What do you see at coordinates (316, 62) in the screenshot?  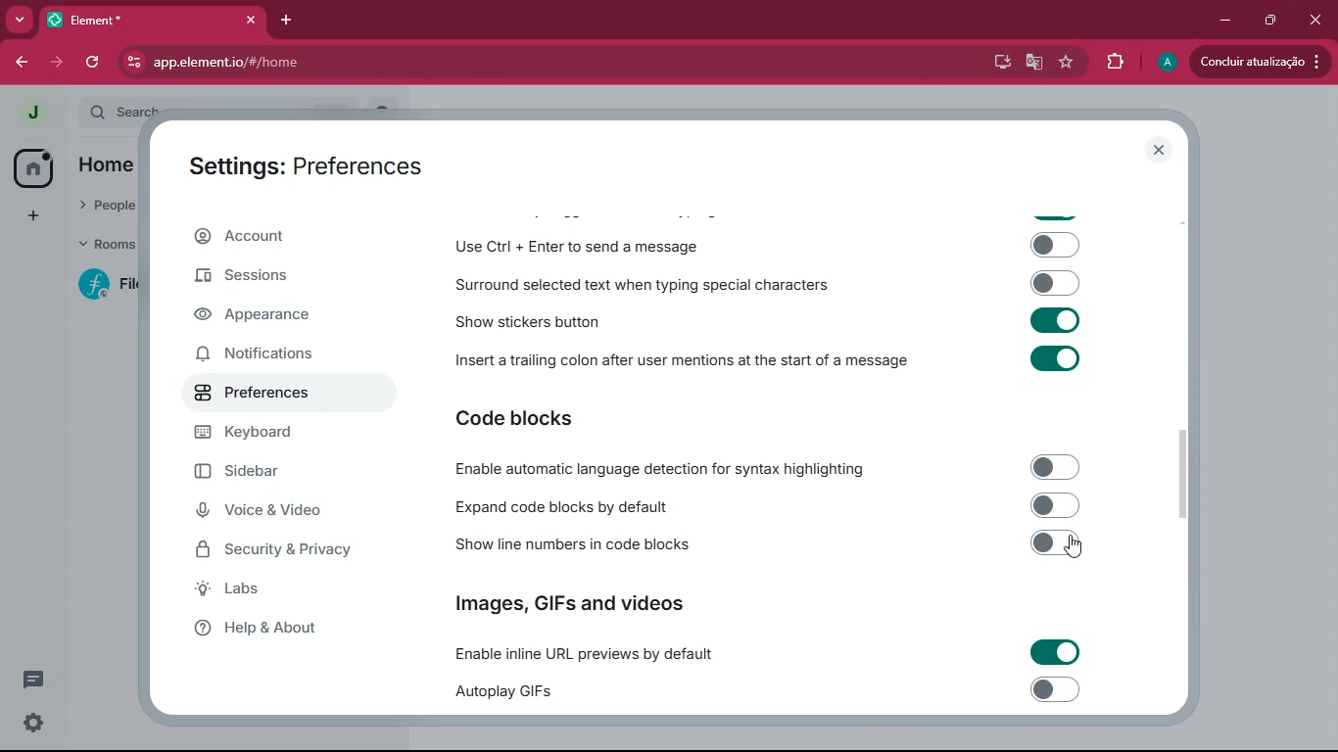 I see `app.element.io/#/home` at bounding box center [316, 62].